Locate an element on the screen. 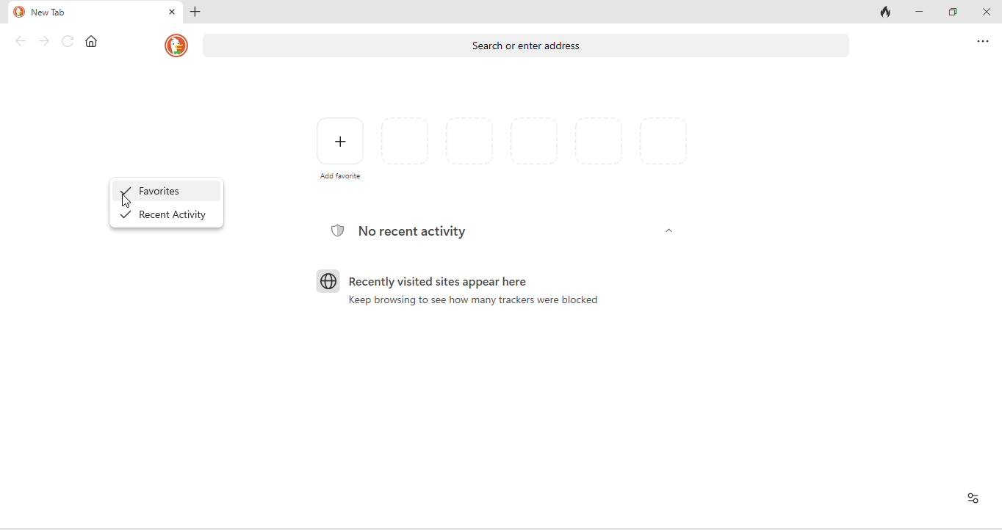  close is located at coordinates (987, 14).